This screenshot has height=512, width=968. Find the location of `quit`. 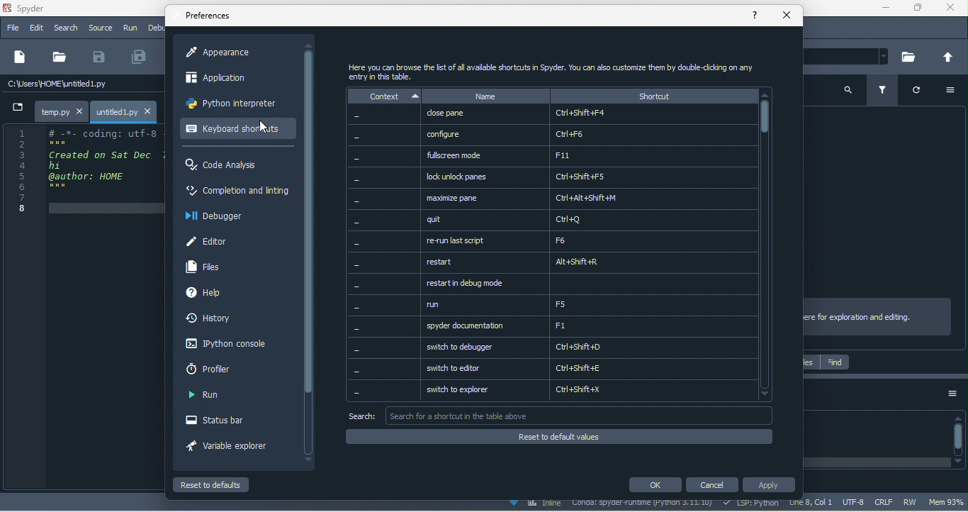

quit is located at coordinates (587, 220).